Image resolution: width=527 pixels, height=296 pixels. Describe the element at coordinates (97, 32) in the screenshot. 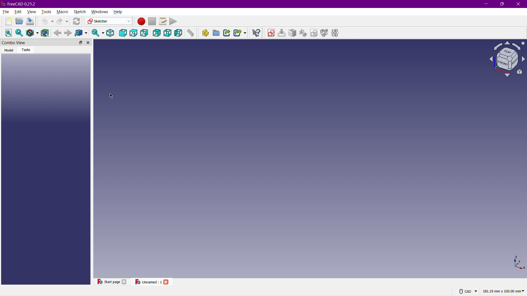

I see `Sync View` at that location.